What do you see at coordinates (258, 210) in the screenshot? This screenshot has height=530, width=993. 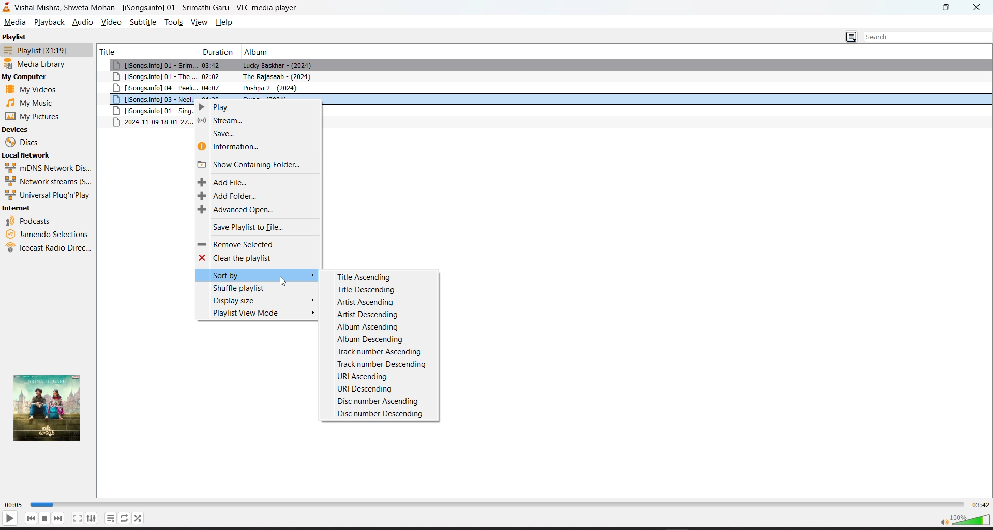 I see `advanced open` at bounding box center [258, 210].